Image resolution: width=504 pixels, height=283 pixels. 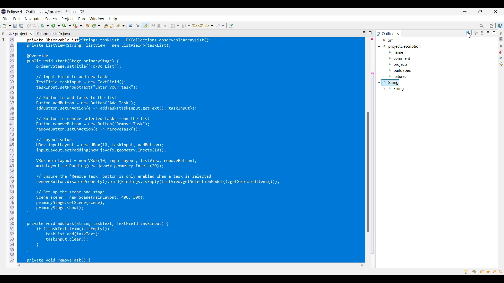 What do you see at coordinates (220, 26) in the screenshot?
I see `Forward options` at bounding box center [220, 26].